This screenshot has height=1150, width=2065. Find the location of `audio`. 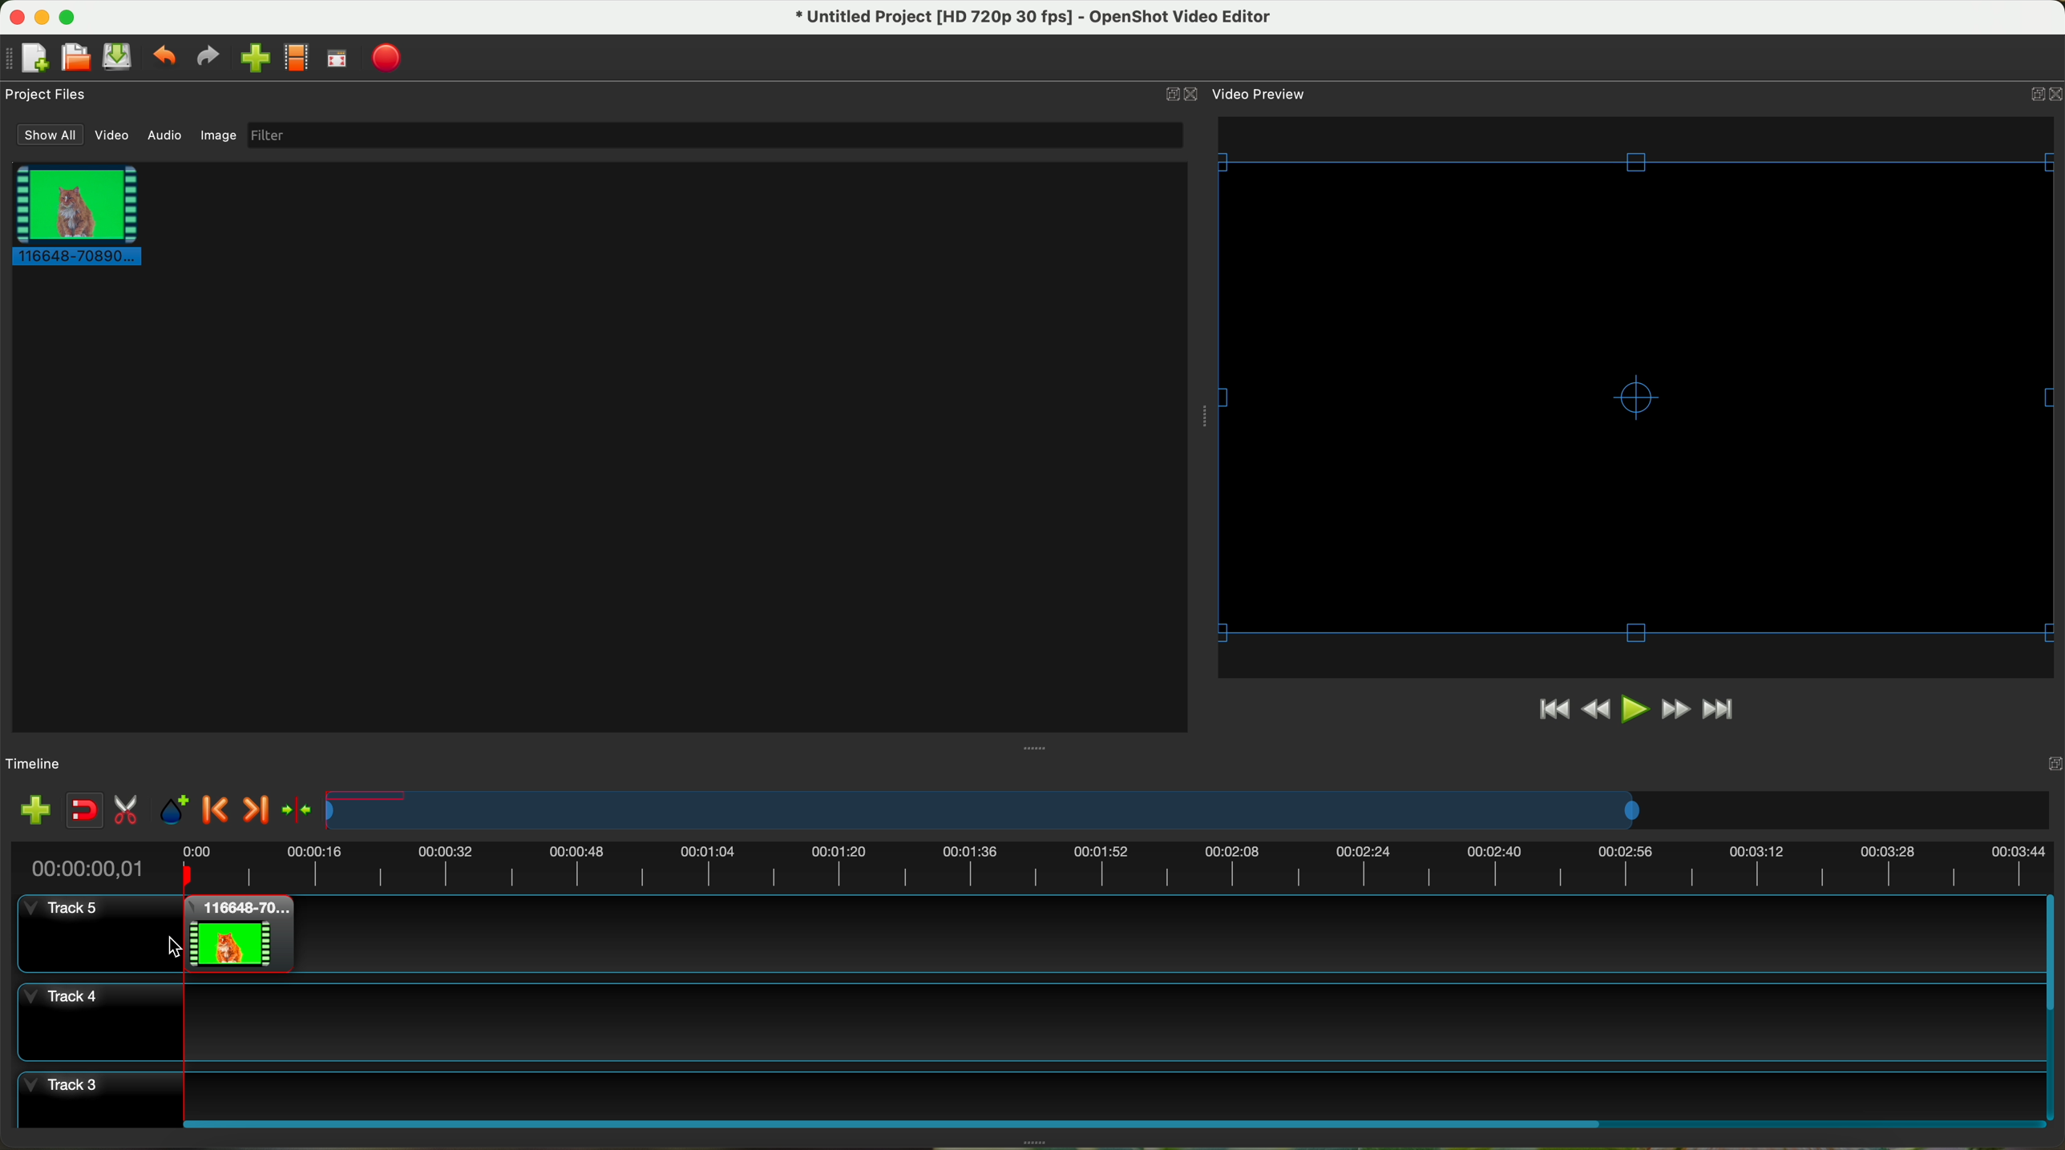

audio is located at coordinates (166, 136).